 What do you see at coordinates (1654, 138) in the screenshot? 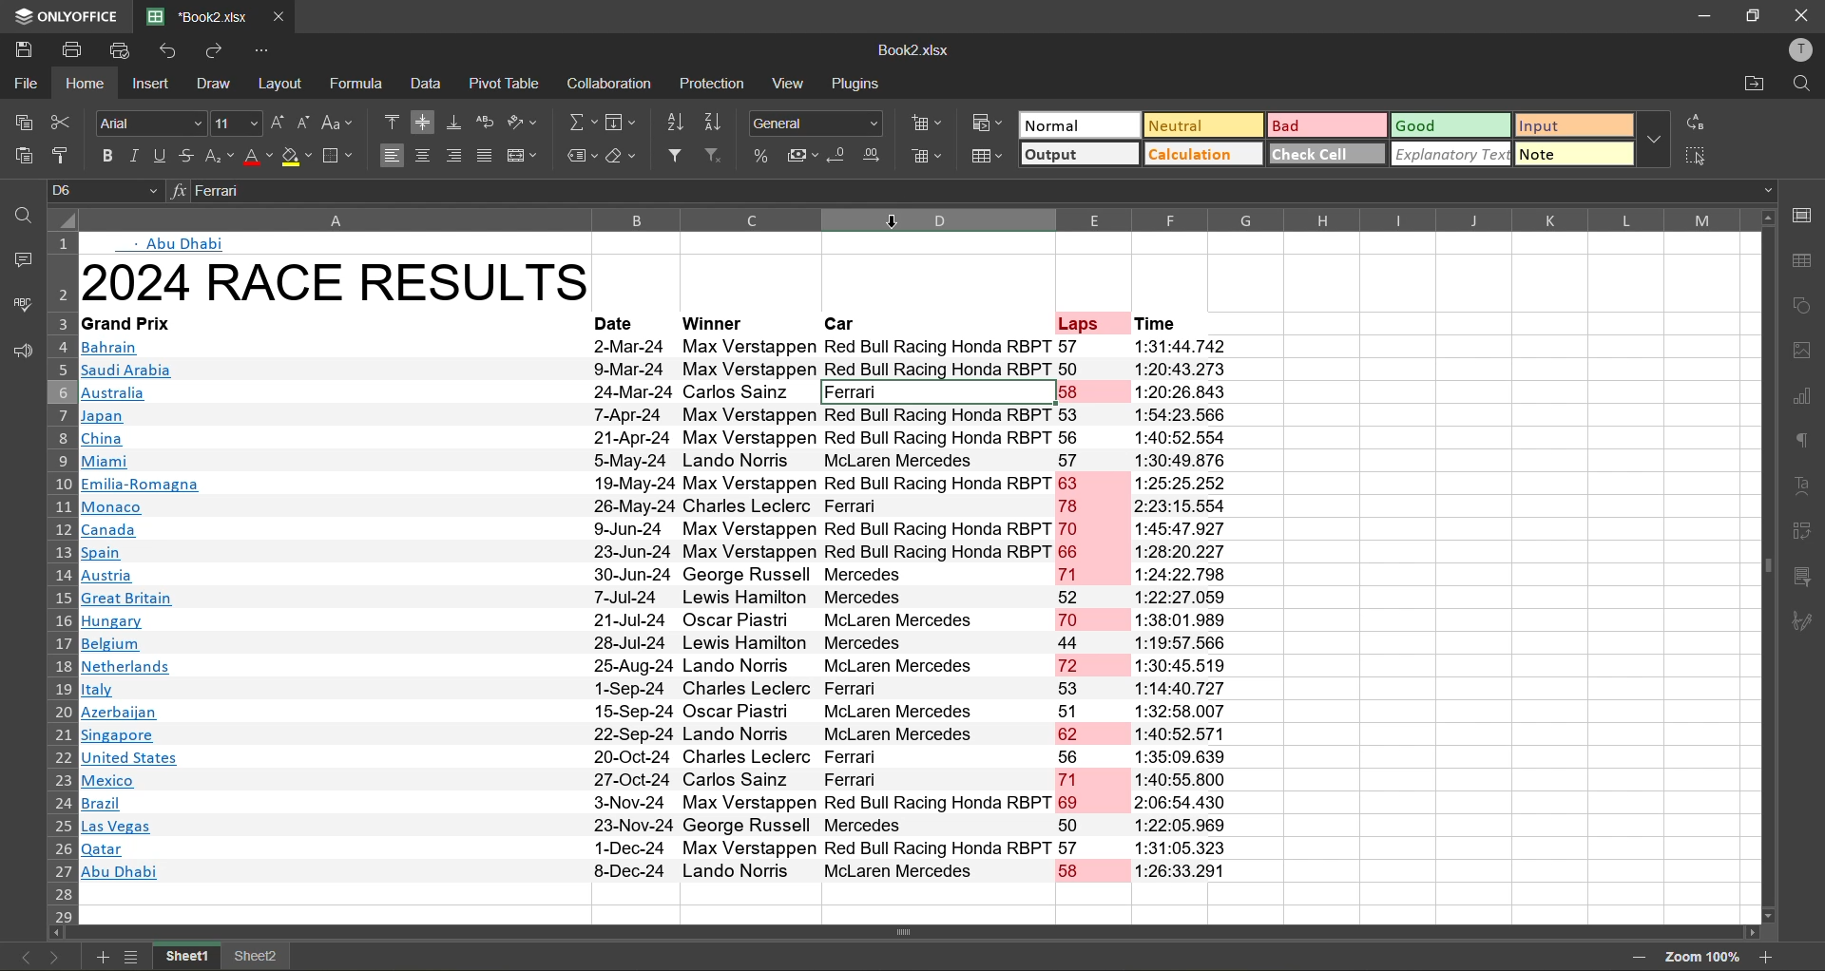
I see `more options` at bounding box center [1654, 138].